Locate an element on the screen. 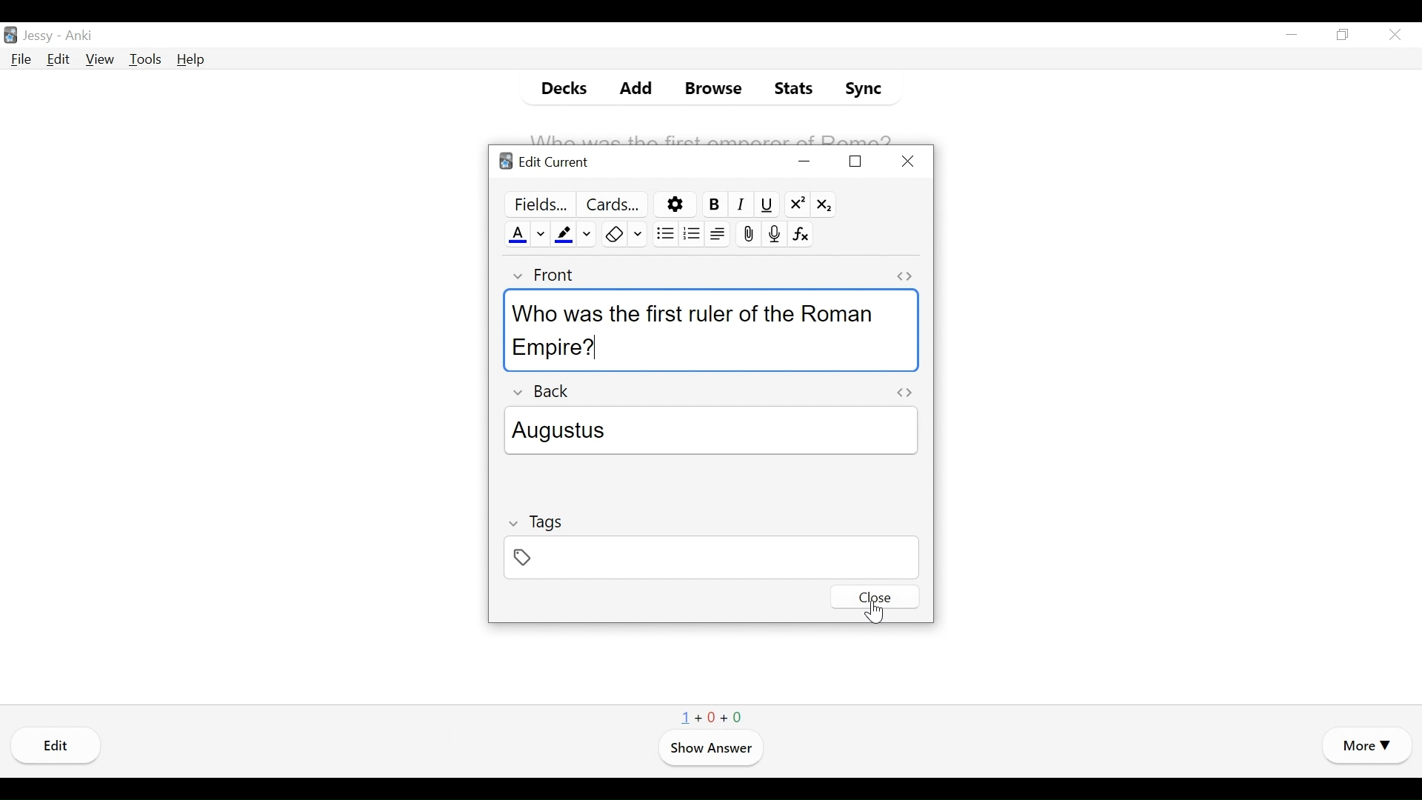 The image size is (1422, 800). User Name is located at coordinates (38, 37).